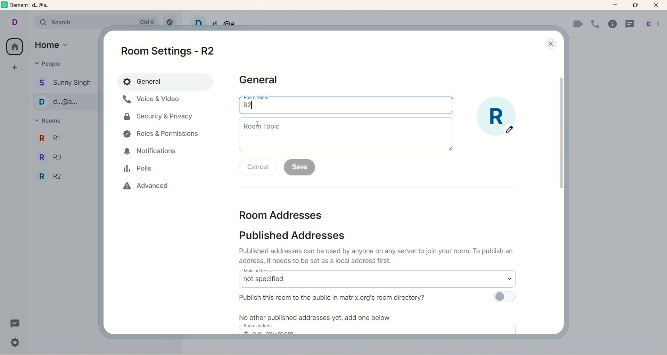 Image resolution: width=667 pixels, height=355 pixels. Describe the element at coordinates (635, 5) in the screenshot. I see `maximum` at that location.